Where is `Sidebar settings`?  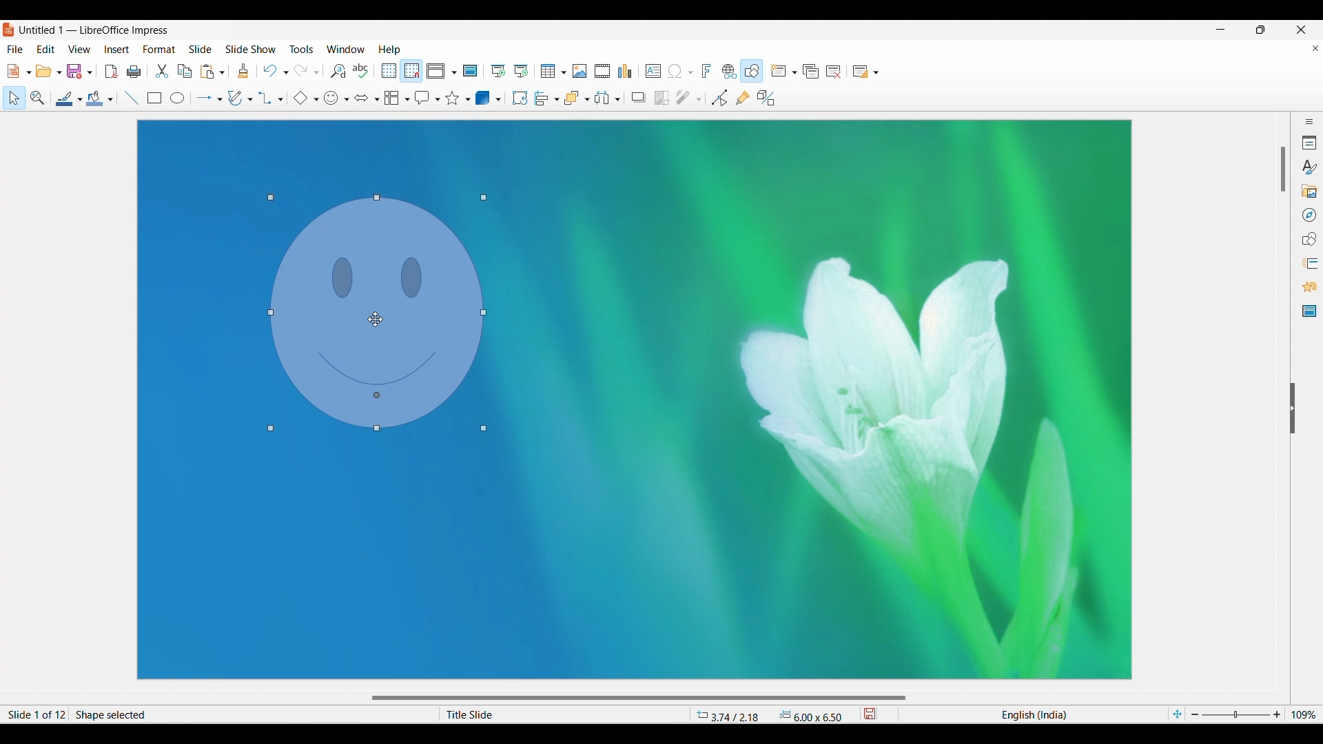
Sidebar settings is located at coordinates (1309, 121).